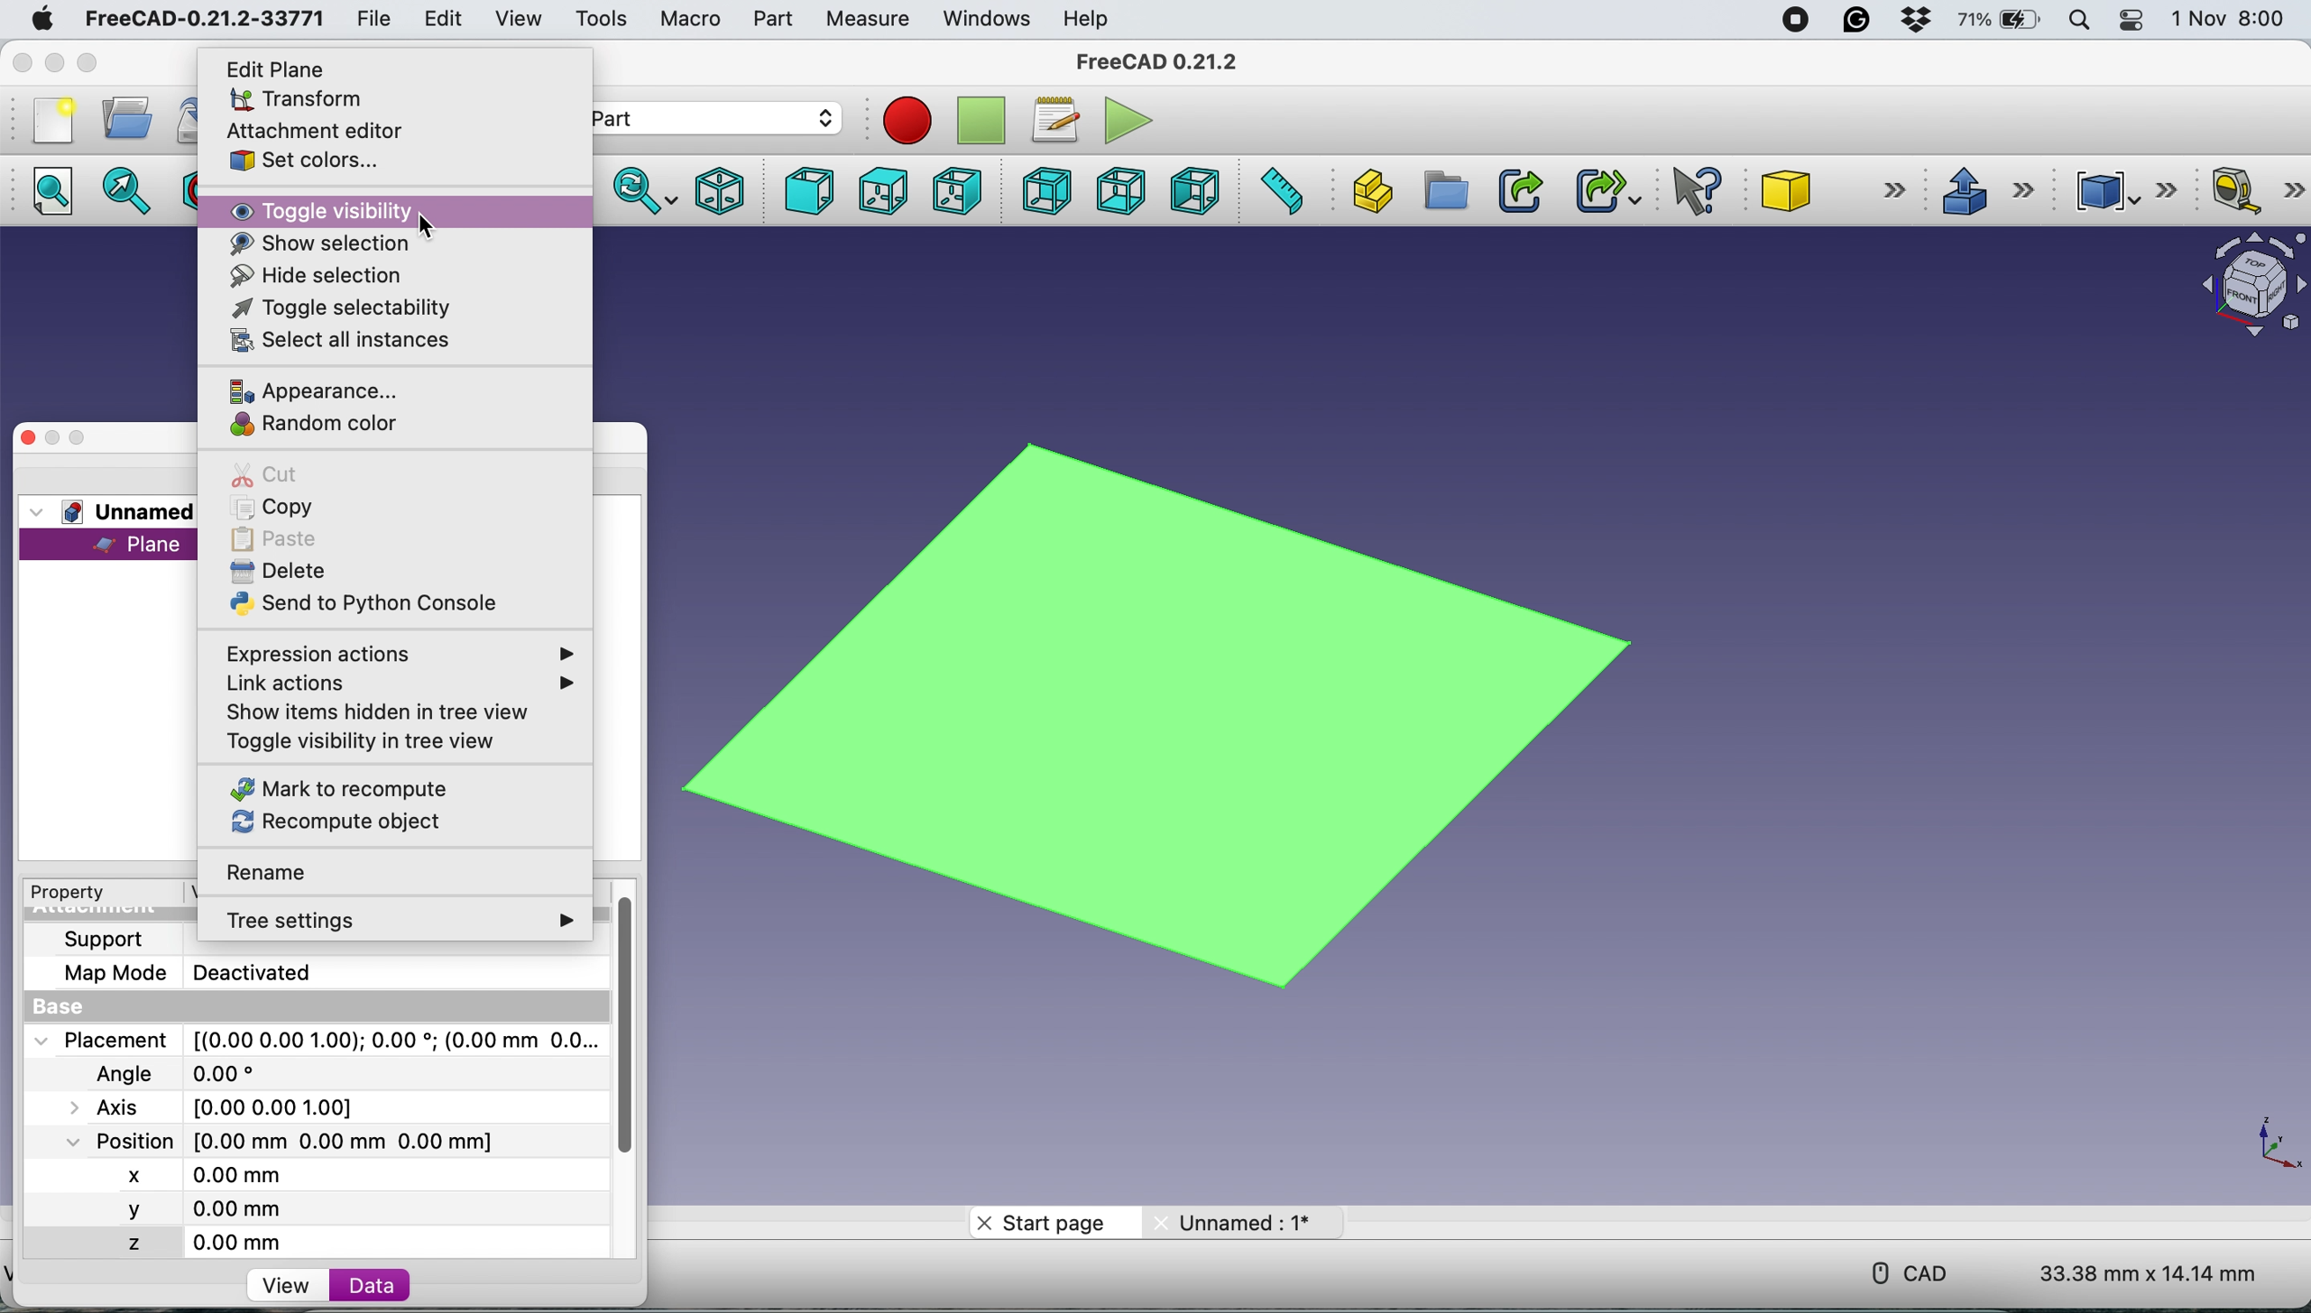 The width and height of the screenshot is (2311, 1313). Describe the element at coordinates (1924, 1272) in the screenshot. I see `cad` at that location.